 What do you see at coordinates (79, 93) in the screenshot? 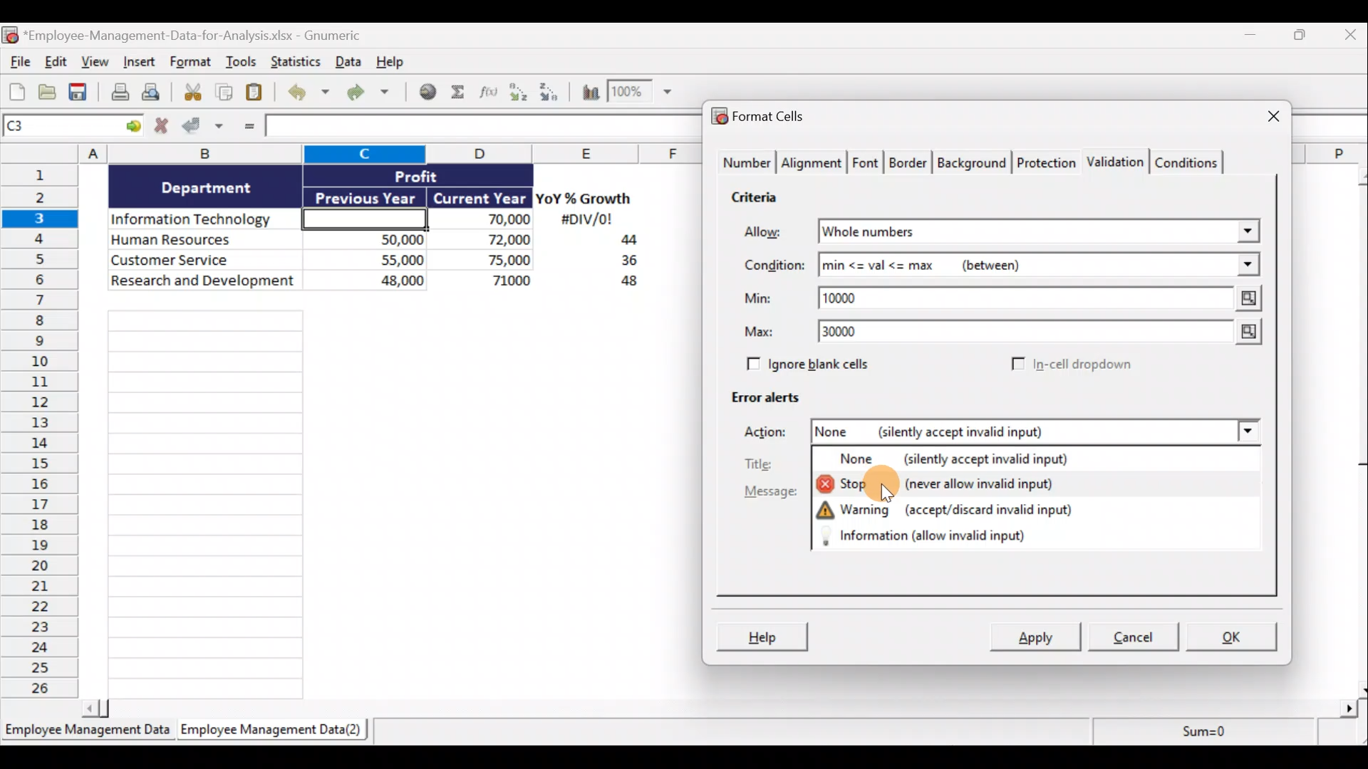
I see `Save current workbook` at bounding box center [79, 93].